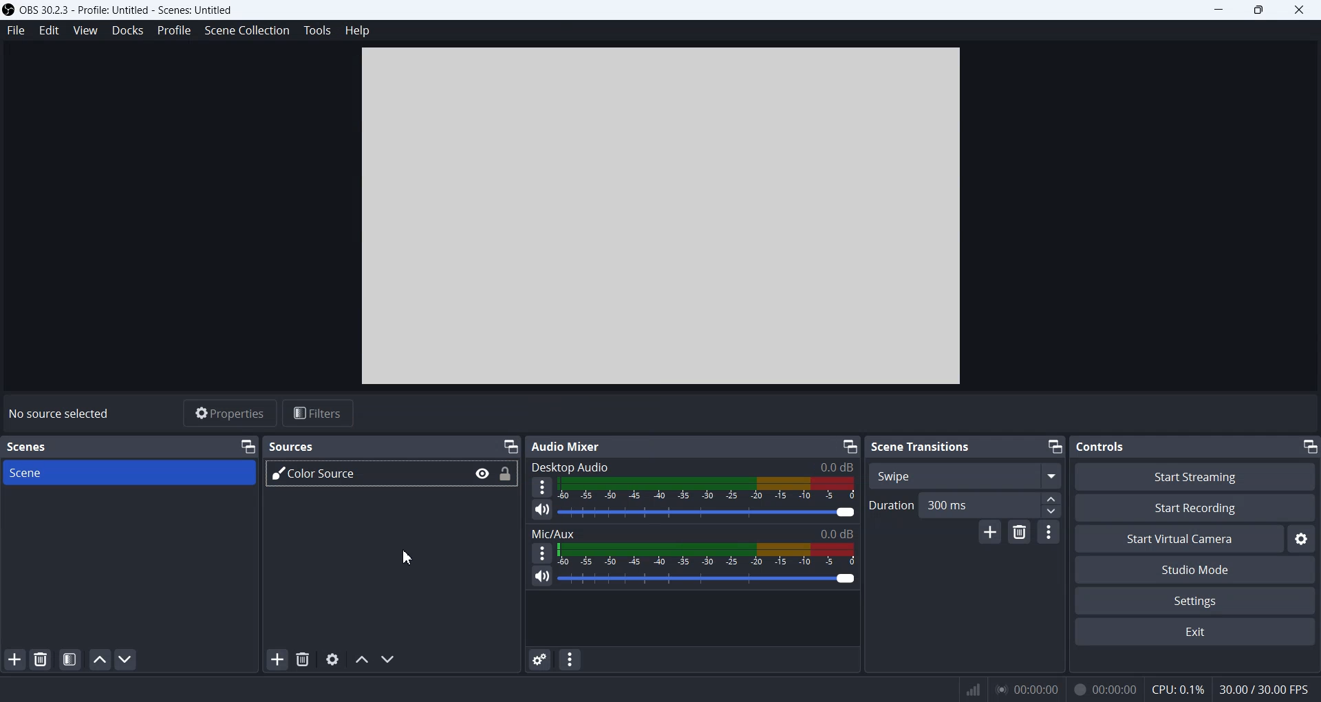 The height and width of the screenshot is (702, 1321). Describe the element at coordinates (69, 659) in the screenshot. I see `Open Scene Filters` at that location.